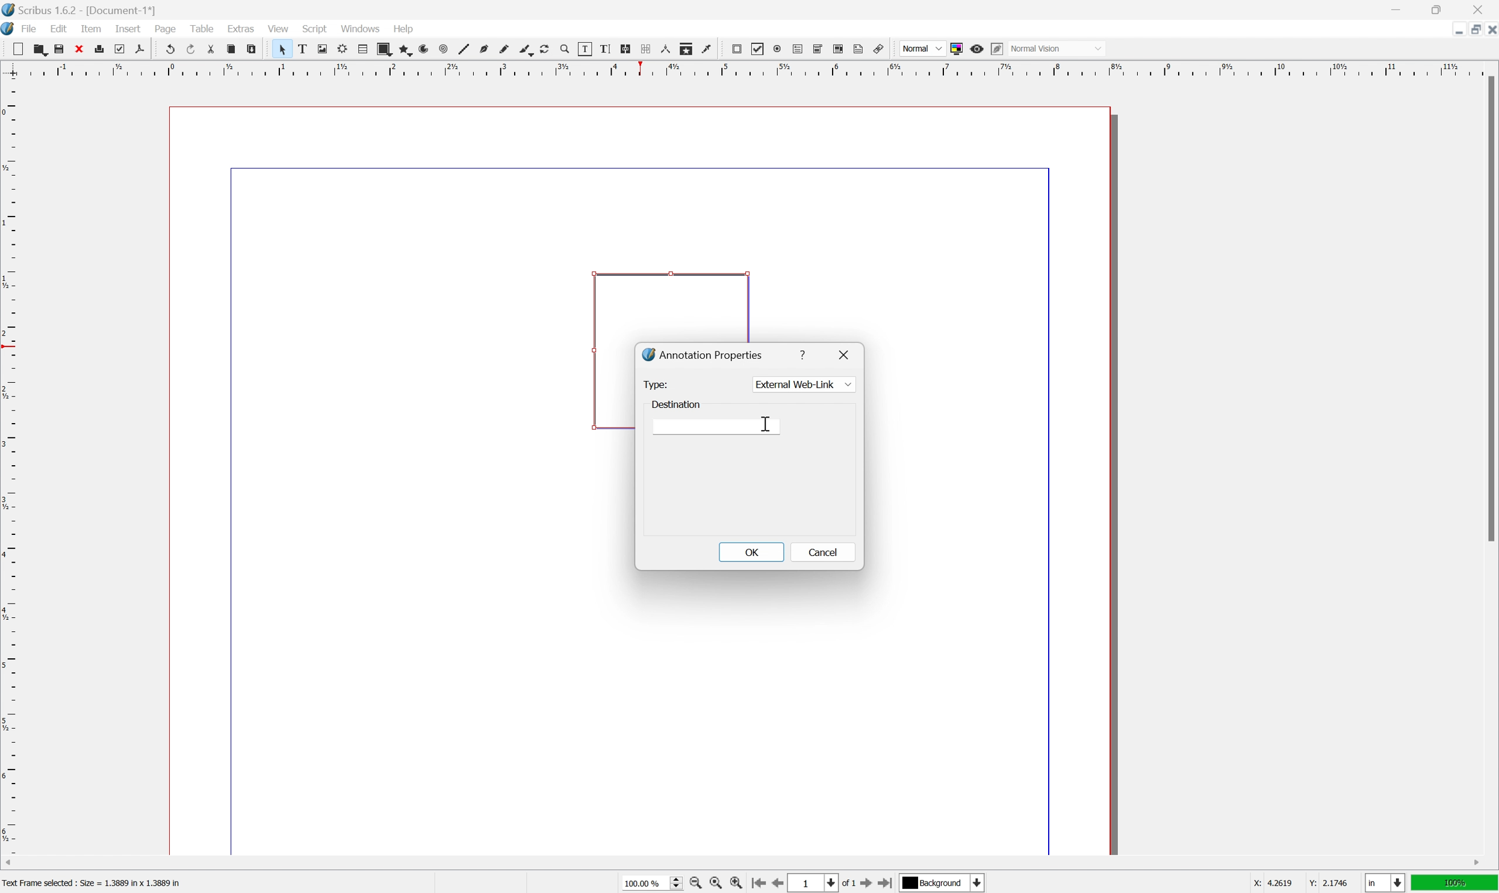 This screenshot has height=893, width=1499. What do you see at coordinates (626, 49) in the screenshot?
I see `link text frames` at bounding box center [626, 49].